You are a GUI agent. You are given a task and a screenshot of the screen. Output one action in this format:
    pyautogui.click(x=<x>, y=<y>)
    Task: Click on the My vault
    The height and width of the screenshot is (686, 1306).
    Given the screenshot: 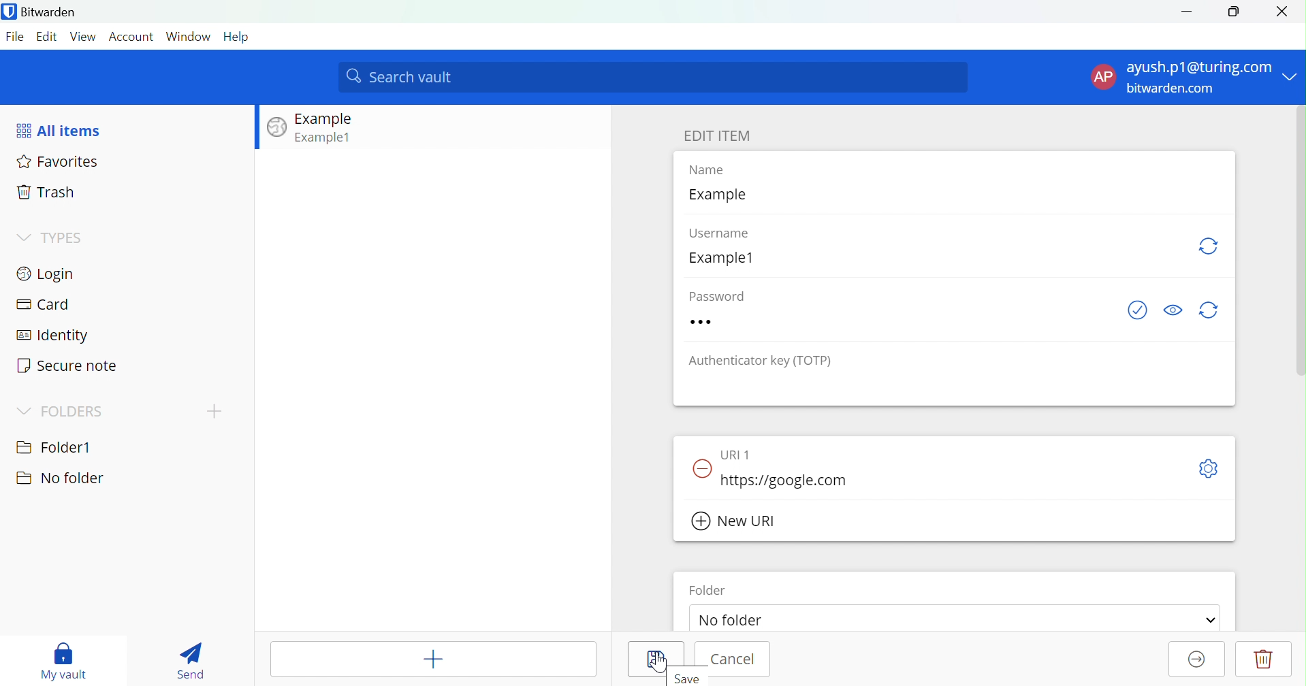 What is the action you would take?
    pyautogui.click(x=64, y=659)
    